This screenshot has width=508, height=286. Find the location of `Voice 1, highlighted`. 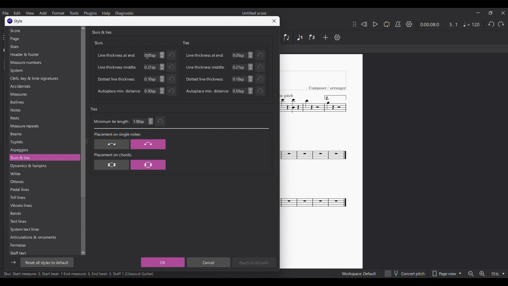

Voice 1, highlighted is located at coordinates (300, 38).